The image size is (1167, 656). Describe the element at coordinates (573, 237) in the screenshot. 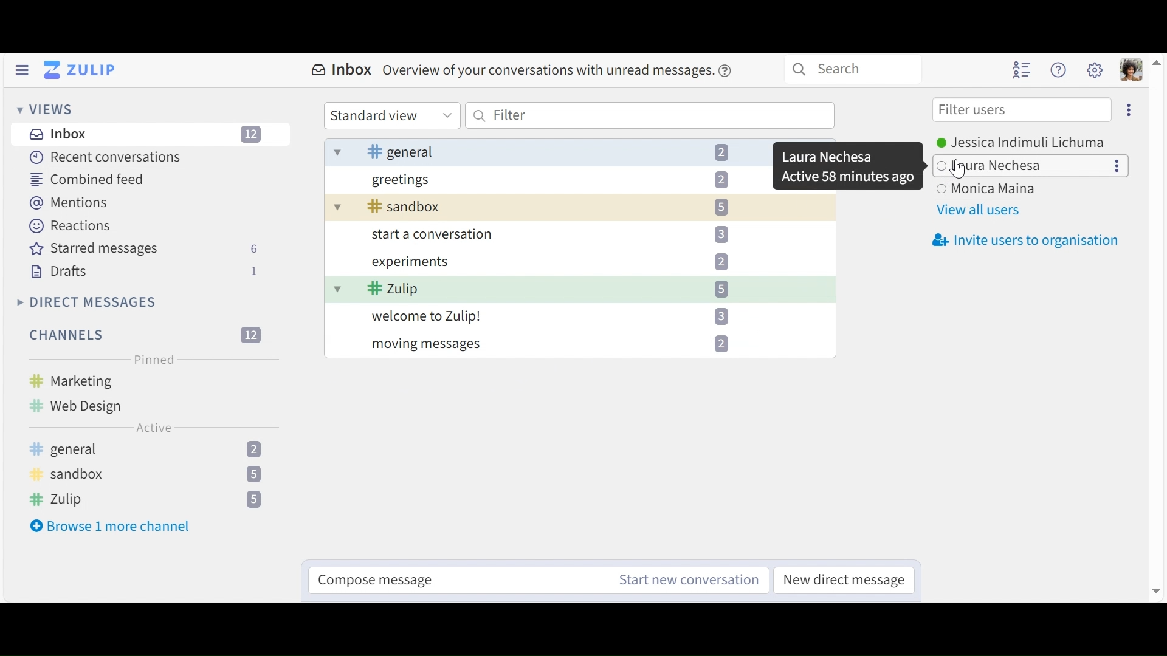

I see `start a conversation` at that location.